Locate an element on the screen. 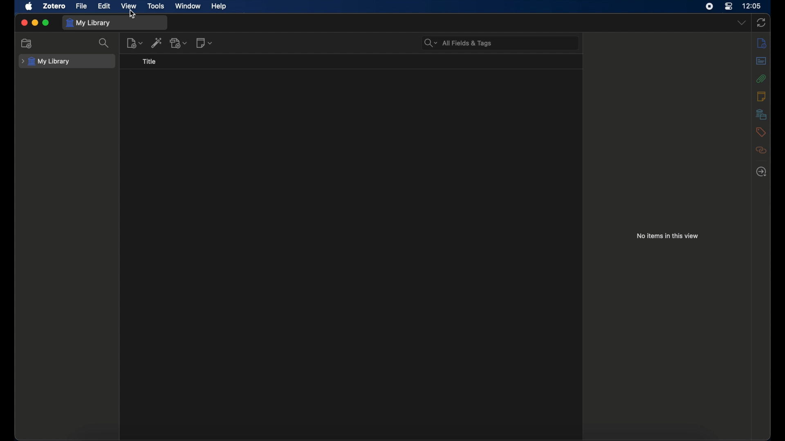 This screenshot has width=785, height=441. attachments is located at coordinates (761, 78).